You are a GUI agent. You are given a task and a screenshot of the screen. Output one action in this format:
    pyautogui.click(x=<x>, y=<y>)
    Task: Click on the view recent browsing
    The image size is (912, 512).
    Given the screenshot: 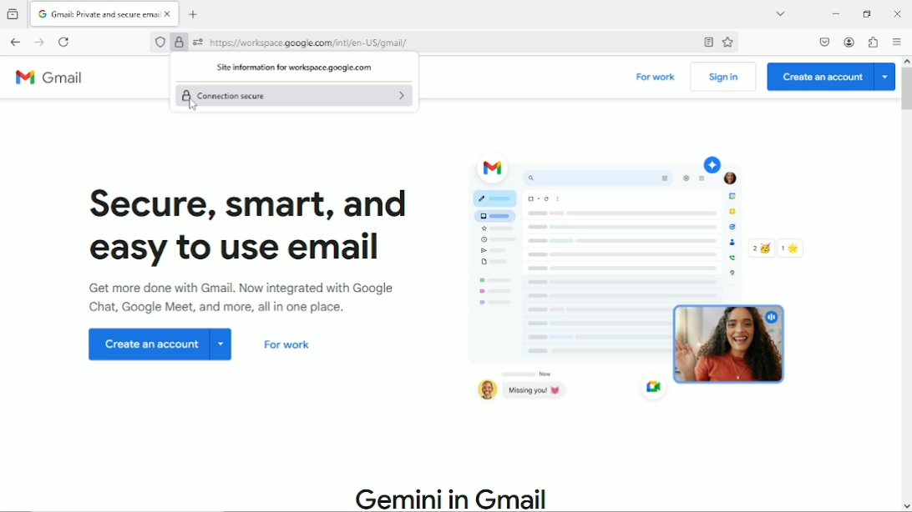 What is the action you would take?
    pyautogui.click(x=16, y=13)
    